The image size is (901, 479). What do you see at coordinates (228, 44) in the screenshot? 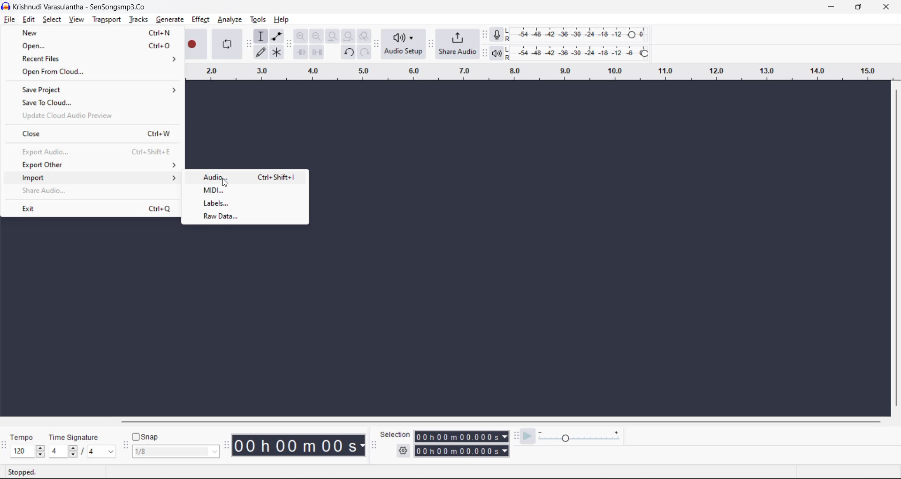
I see `enable looping` at bounding box center [228, 44].